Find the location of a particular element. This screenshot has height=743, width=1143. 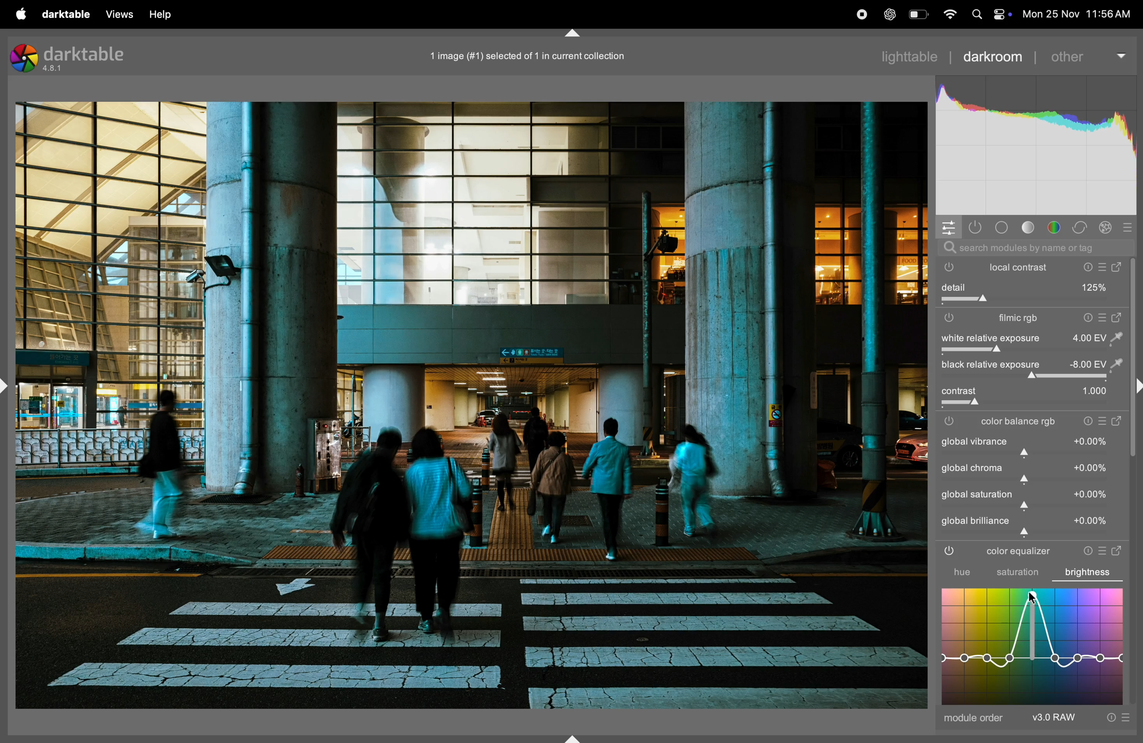

other is located at coordinates (1088, 55).